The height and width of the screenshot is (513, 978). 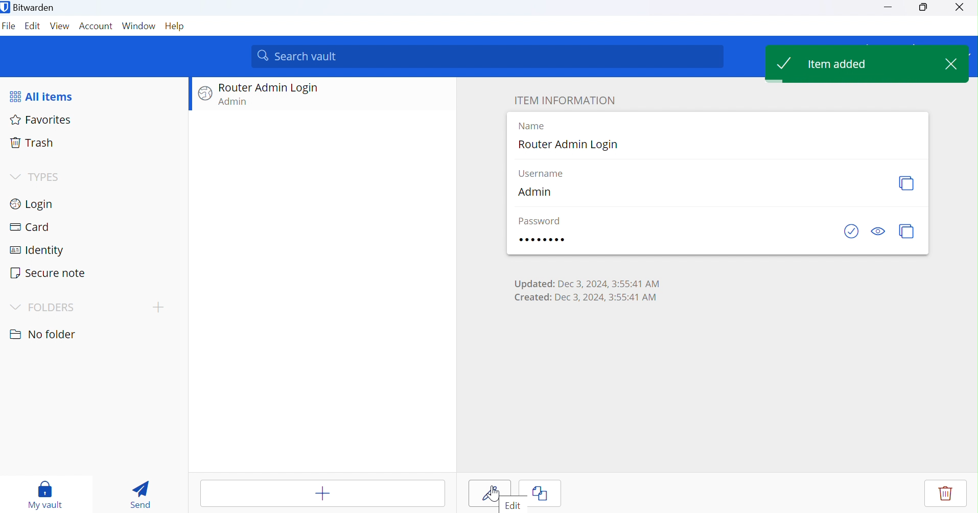 I want to click on search vault, so click(x=487, y=56).